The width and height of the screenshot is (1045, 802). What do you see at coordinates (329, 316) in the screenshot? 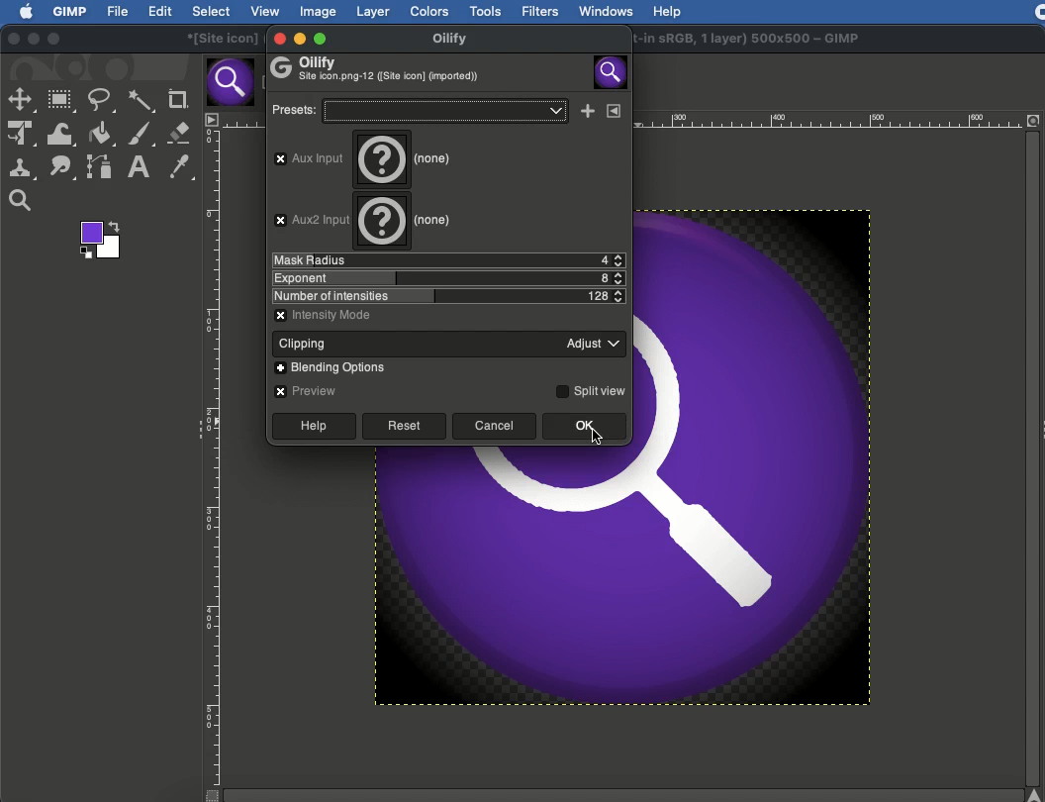
I see `Intensity mode` at bounding box center [329, 316].